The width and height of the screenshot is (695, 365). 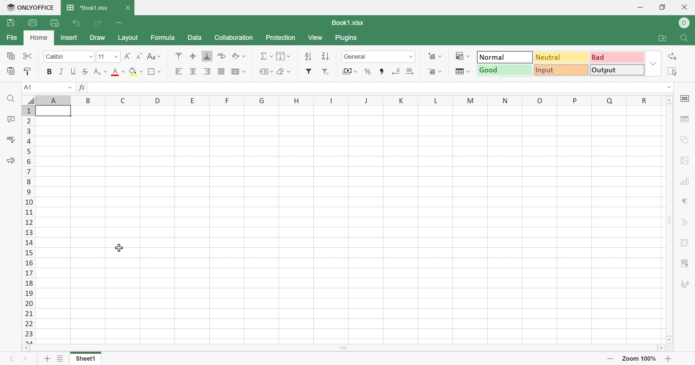 I want to click on Insert cells, so click(x=431, y=56).